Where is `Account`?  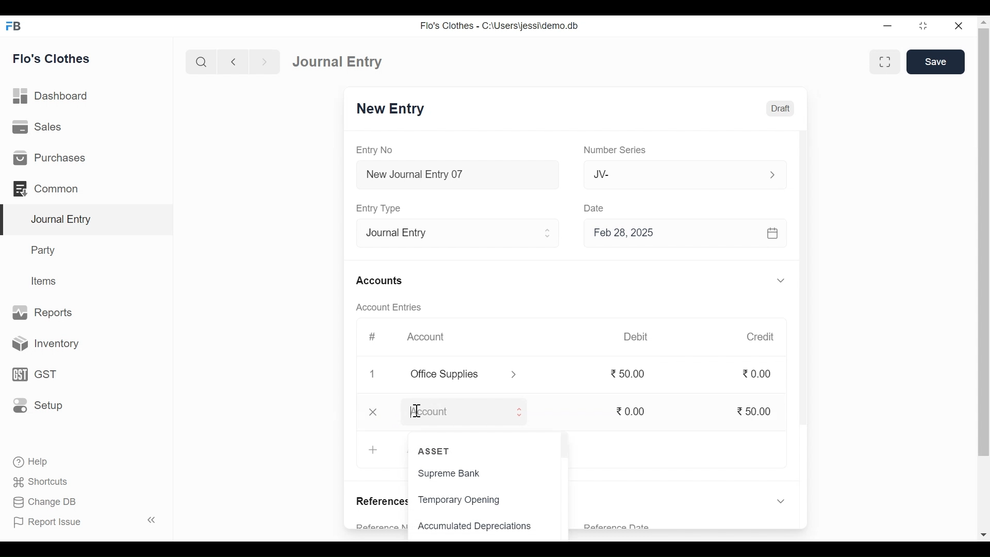 Account is located at coordinates (432, 335).